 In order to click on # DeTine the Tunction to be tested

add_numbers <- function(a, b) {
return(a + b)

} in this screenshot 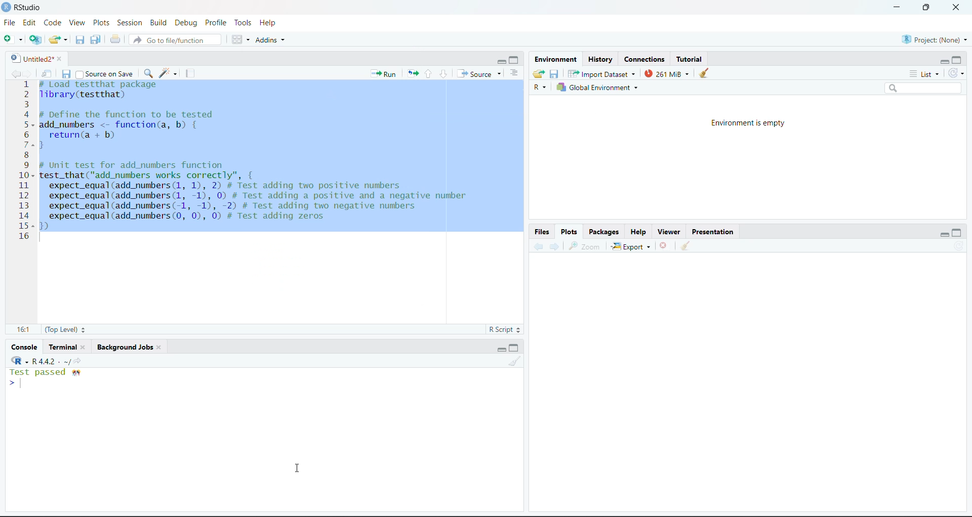, I will do `click(127, 131)`.